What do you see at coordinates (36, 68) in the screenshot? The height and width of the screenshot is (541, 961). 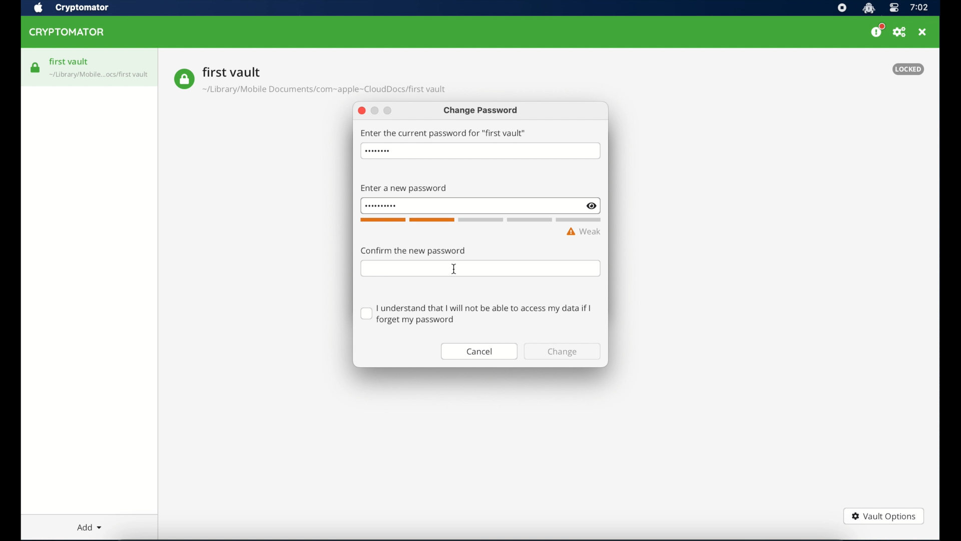 I see `vault icon` at bounding box center [36, 68].